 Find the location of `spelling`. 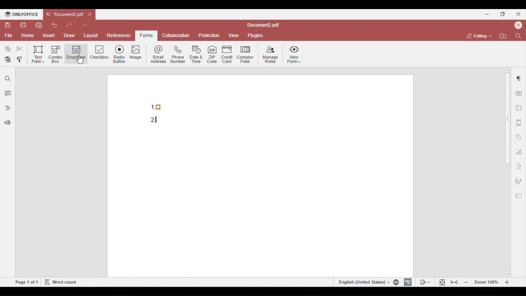

spelling is located at coordinates (408, 281).